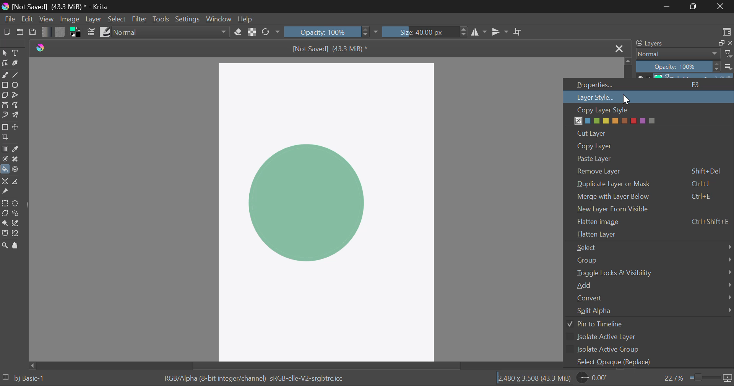 The image size is (734, 386). What do you see at coordinates (605, 350) in the screenshot?
I see `Isolate Active Group` at bounding box center [605, 350].